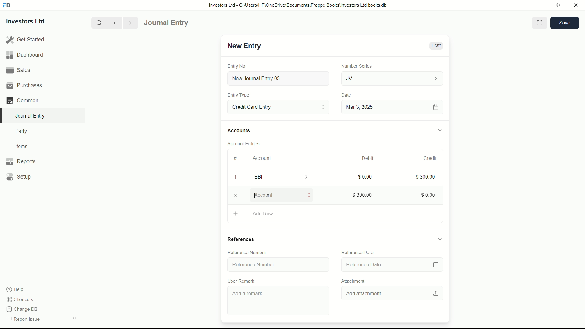 Image resolution: width=585 pixels, height=329 pixels. I want to click on Journal Entry, so click(184, 23).